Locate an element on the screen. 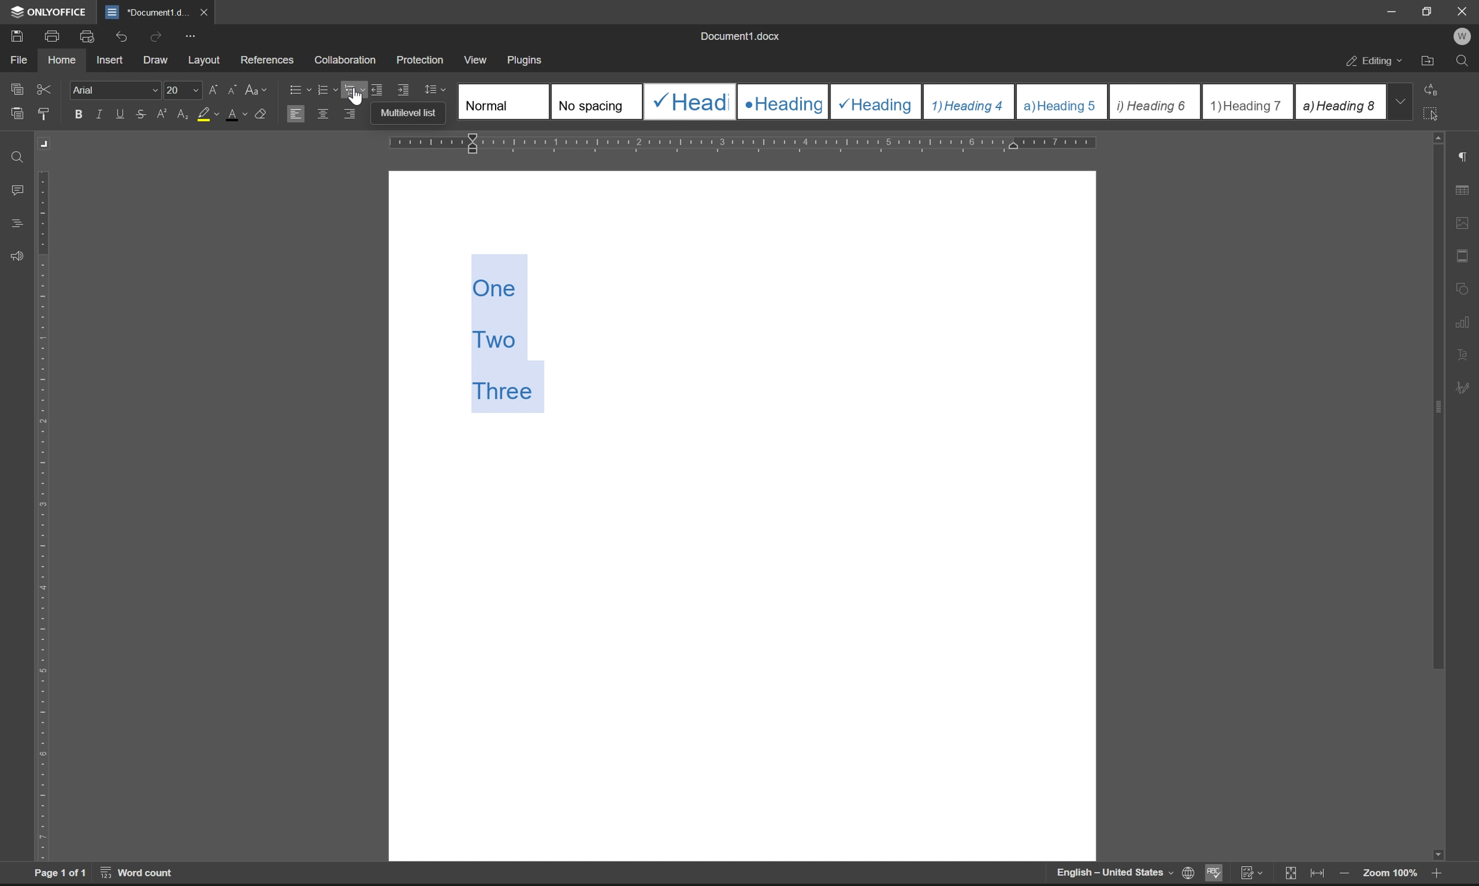 Image resolution: width=1479 pixels, height=886 pixels. signature settings is located at coordinates (1466, 388).